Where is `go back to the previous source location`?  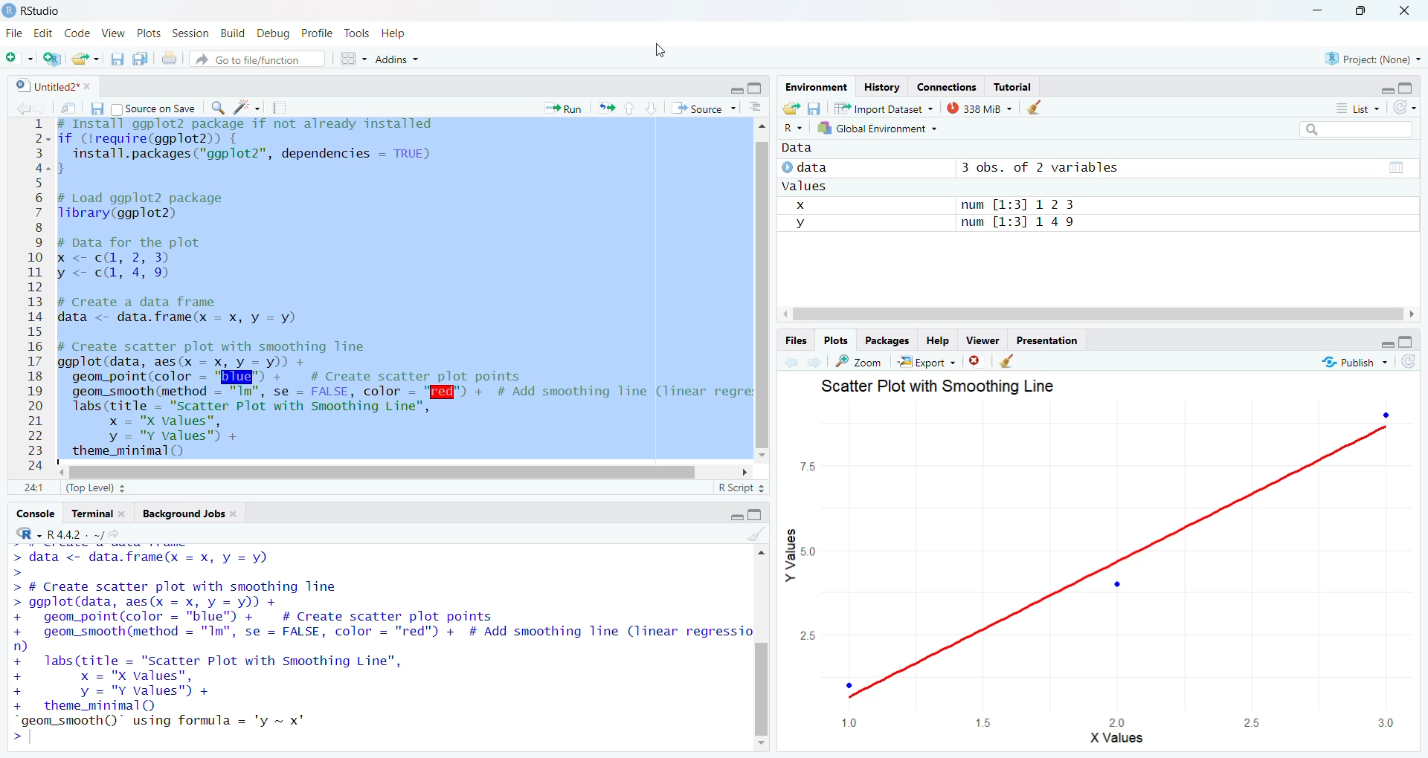 go back to the previous source location is located at coordinates (24, 107).